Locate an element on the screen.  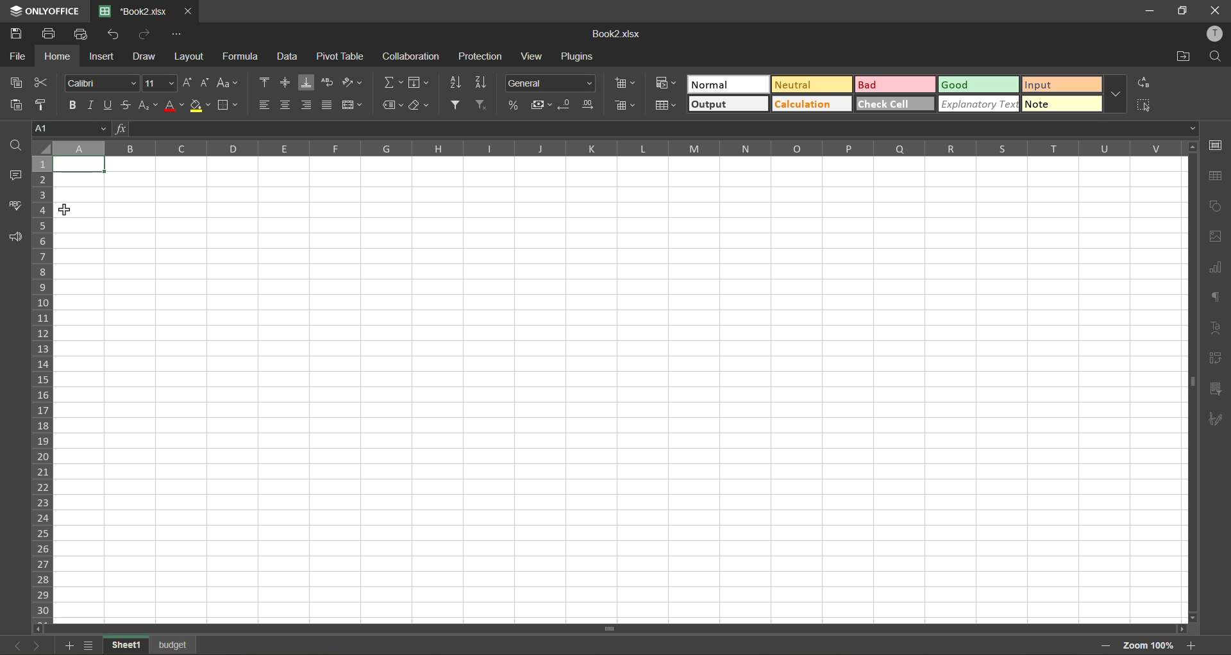
find is located at coordinates (15, 144).